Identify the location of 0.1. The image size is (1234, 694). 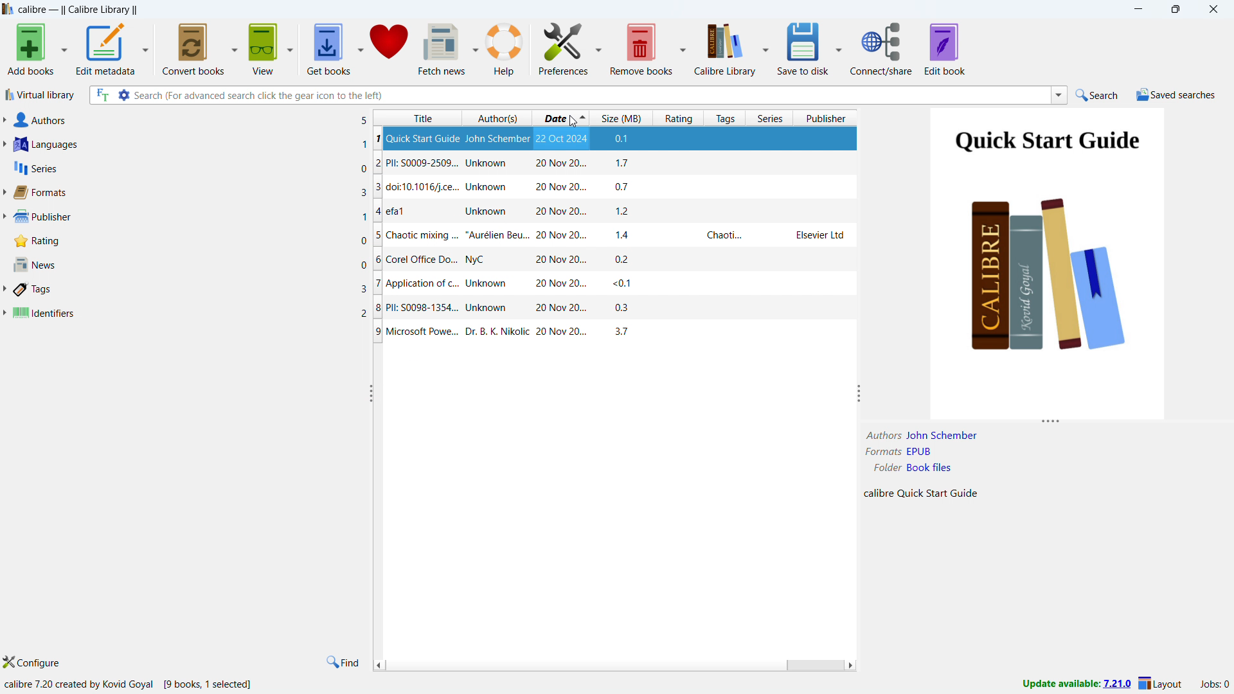
(627, 259).